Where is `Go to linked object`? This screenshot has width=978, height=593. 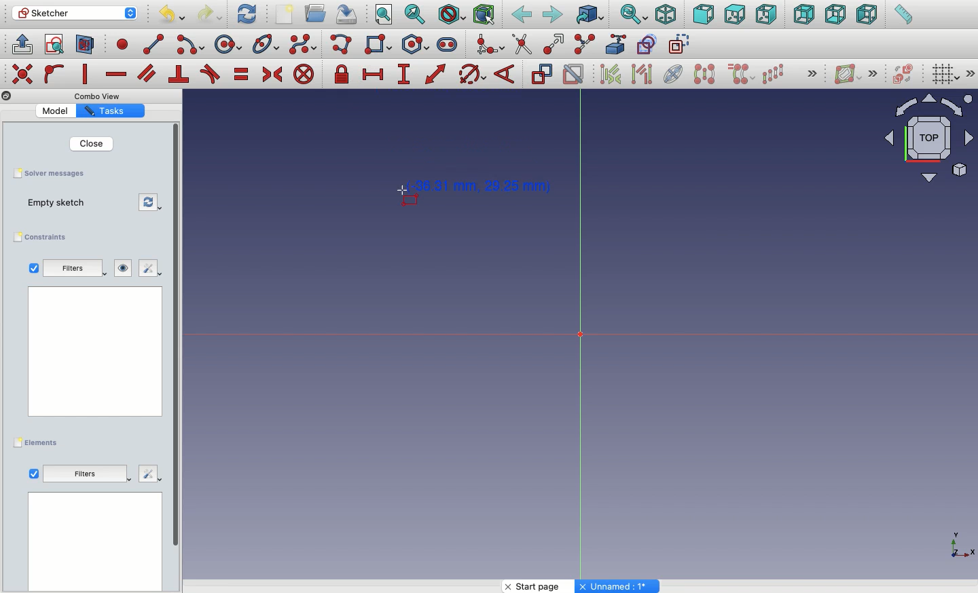 Go to linked object is located at coordinates (590, 16).